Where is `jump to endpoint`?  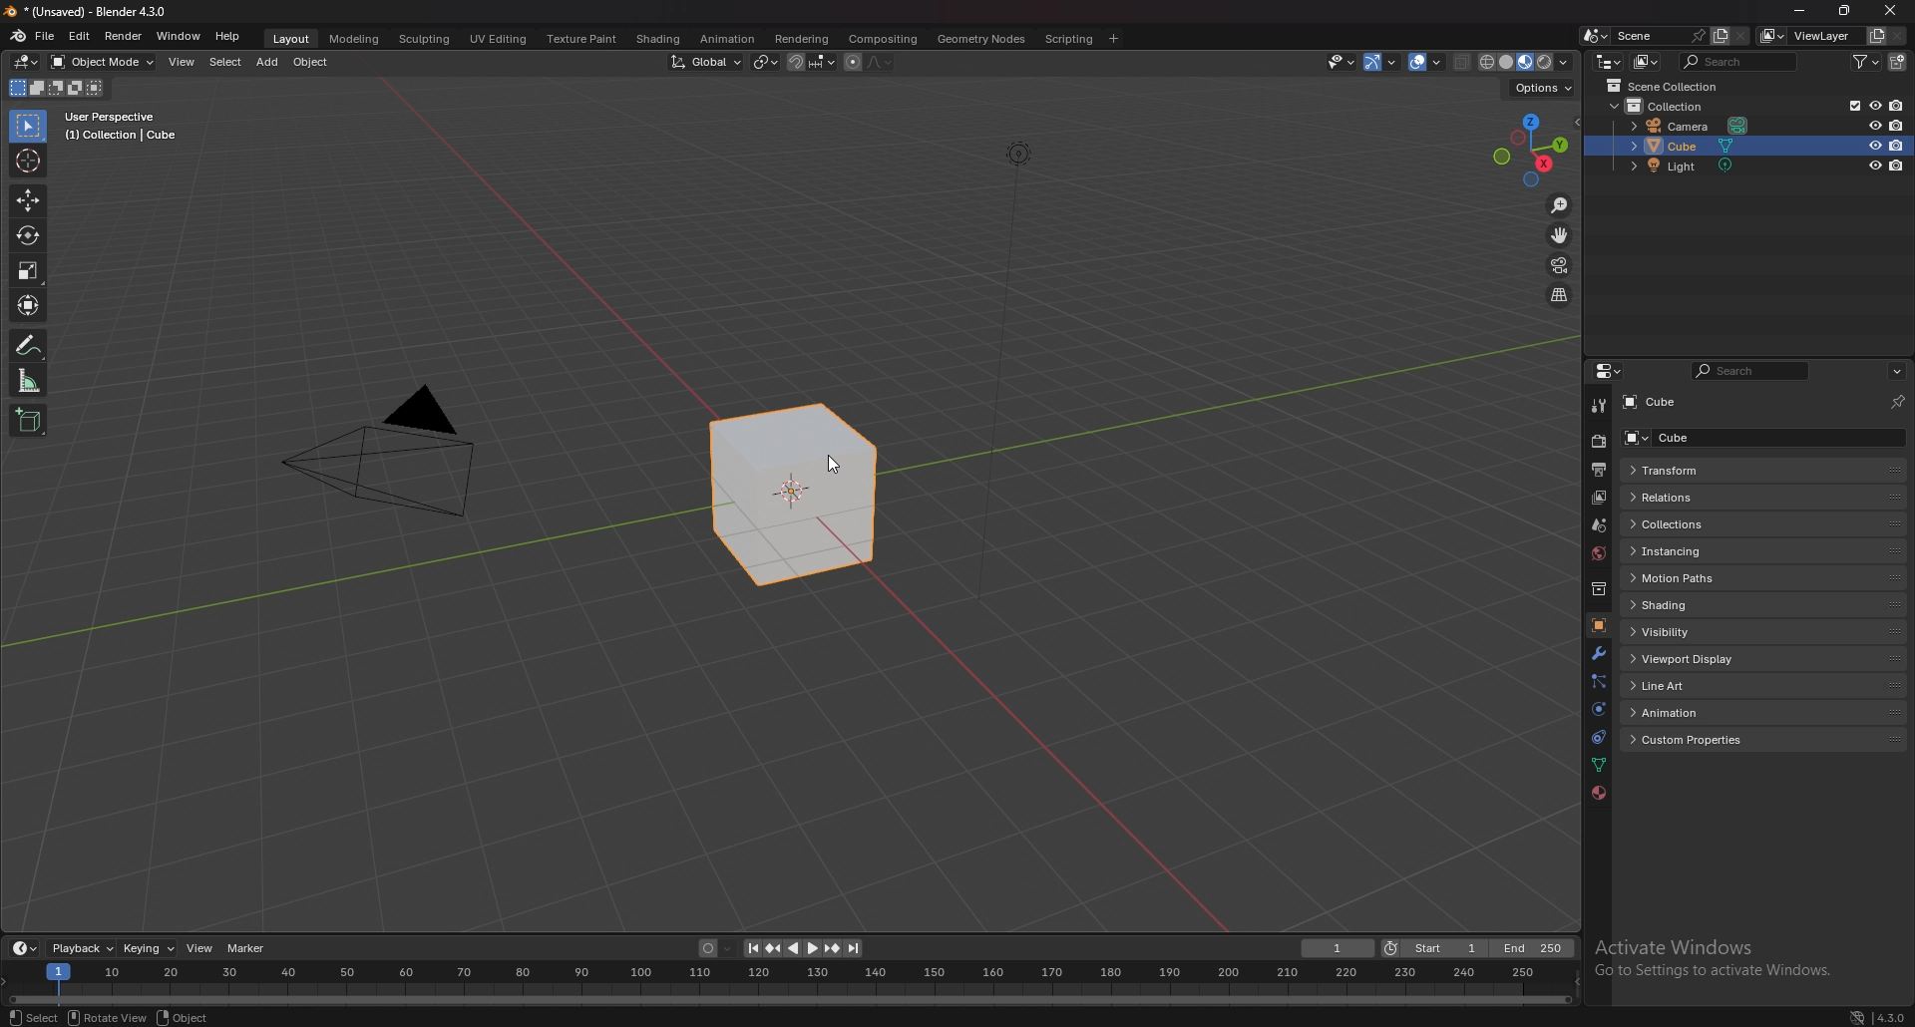 jump to endpoint is located at coordinates (751, 948).